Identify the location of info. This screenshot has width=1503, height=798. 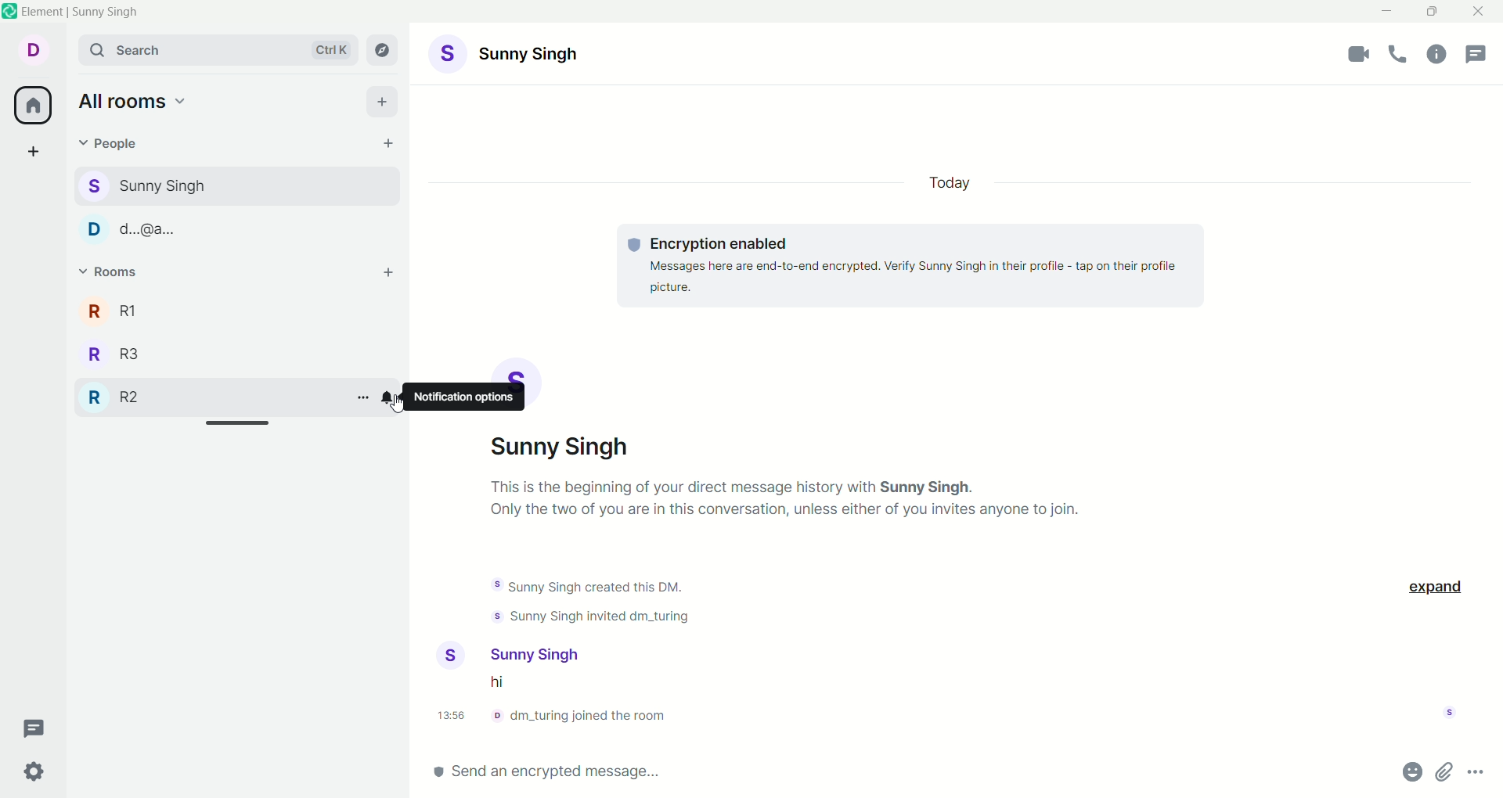
(586, 716).